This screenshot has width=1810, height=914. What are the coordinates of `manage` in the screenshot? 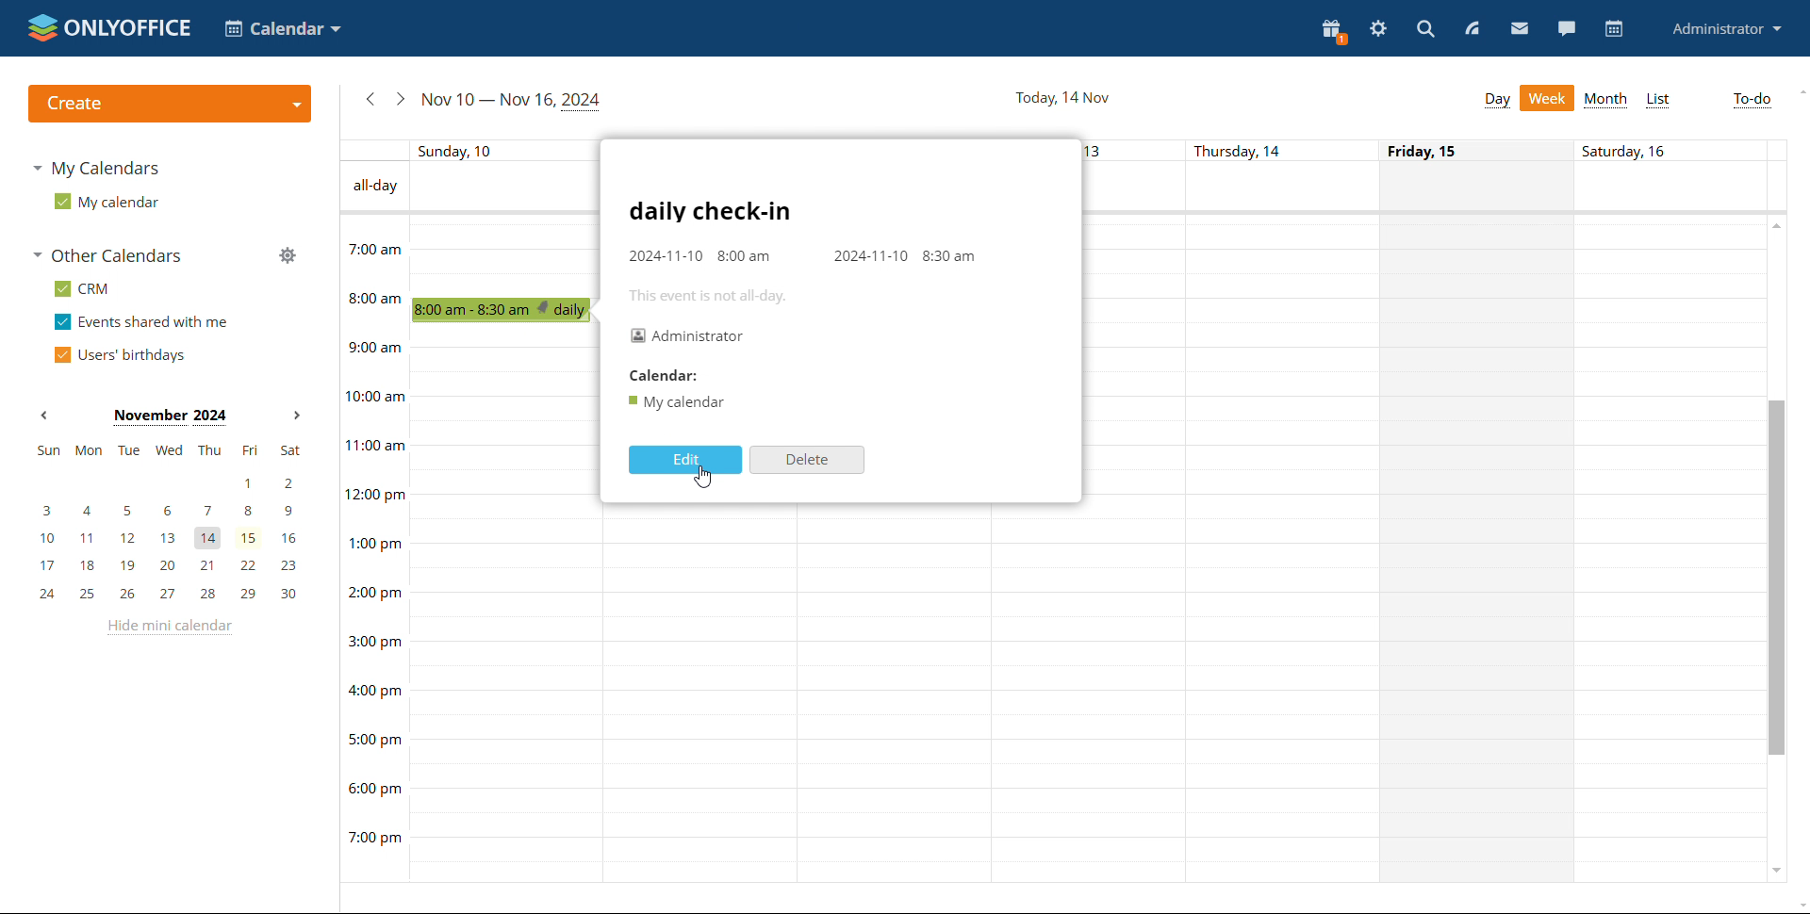 It's located at (287, 254).